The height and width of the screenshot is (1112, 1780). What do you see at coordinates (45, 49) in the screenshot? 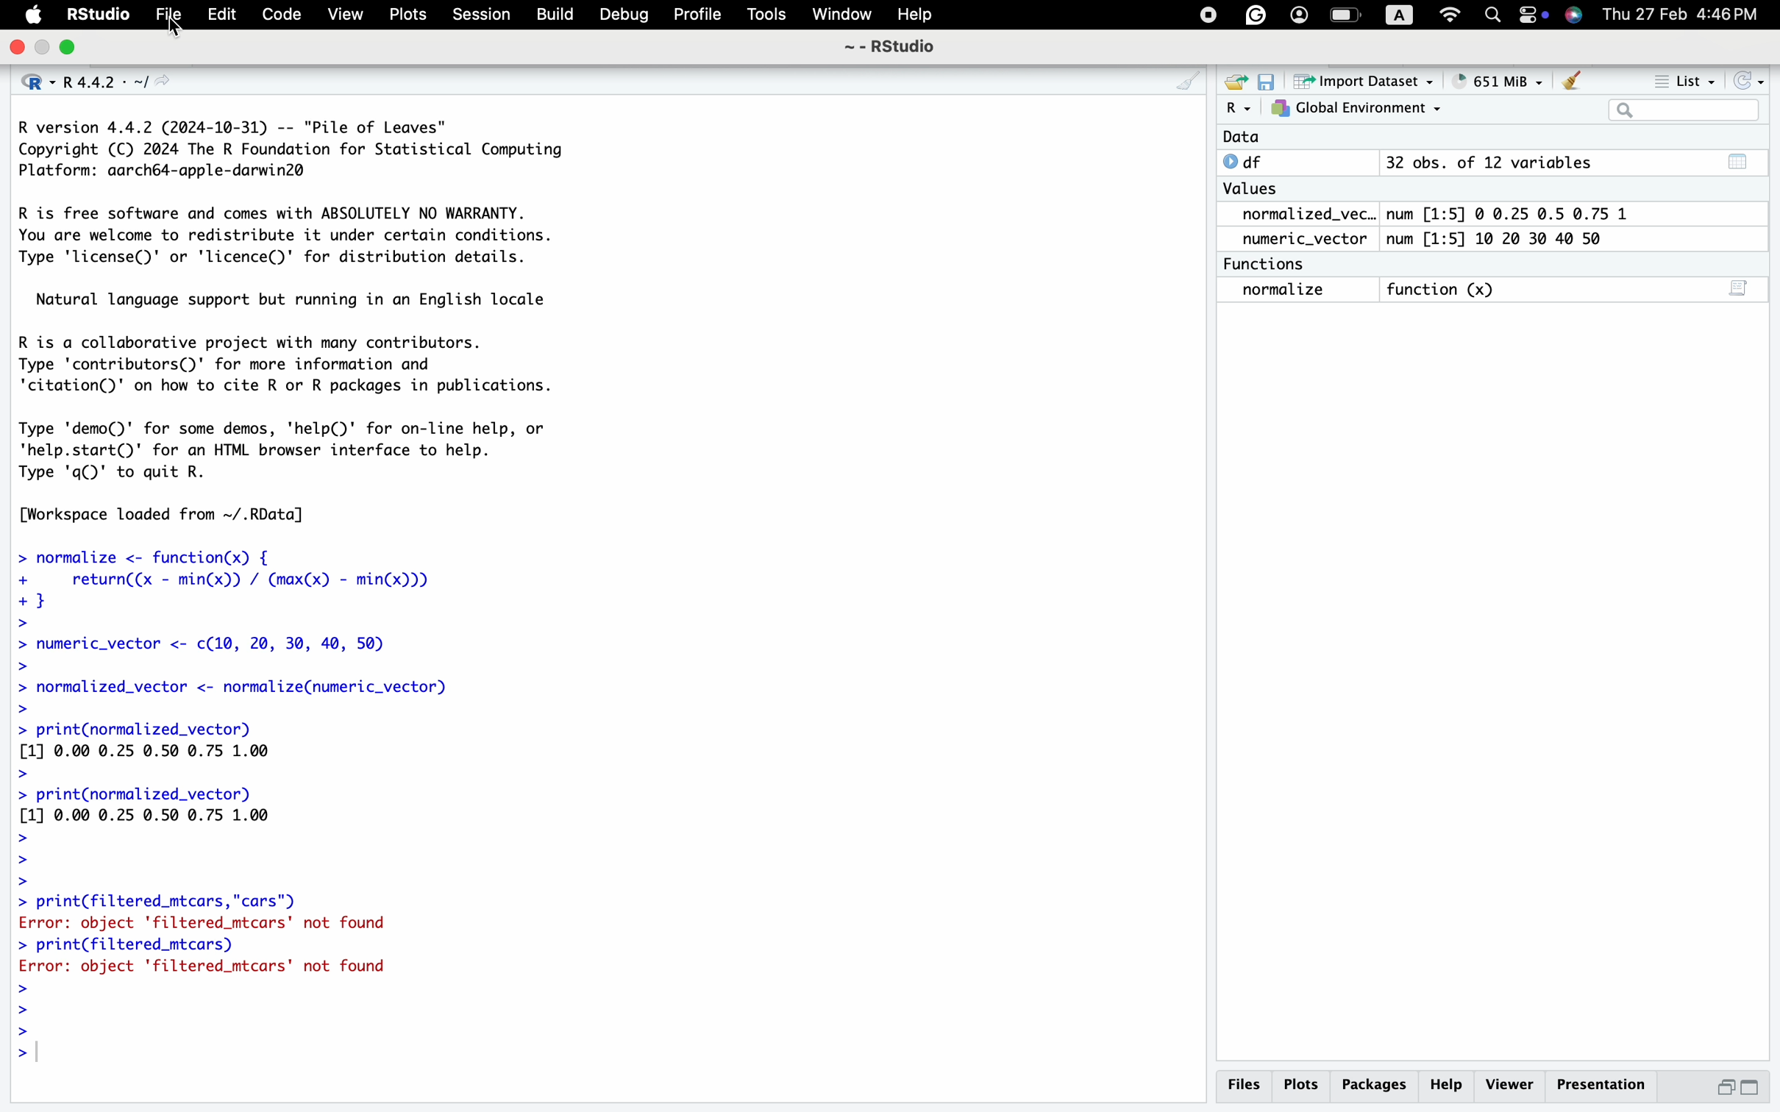
I see `minimize` at bounding box center [45, 49].